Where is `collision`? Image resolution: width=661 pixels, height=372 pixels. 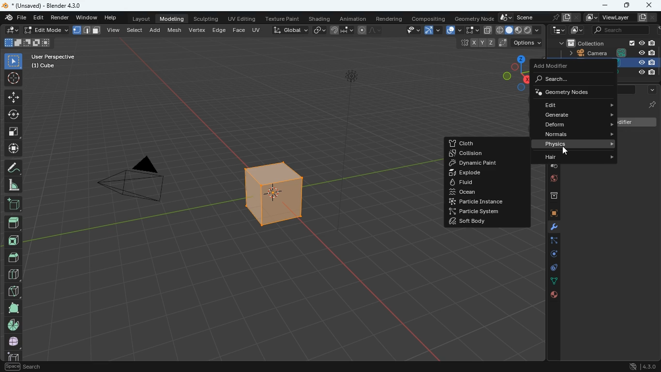 collision is located at coordinates (479, 154).